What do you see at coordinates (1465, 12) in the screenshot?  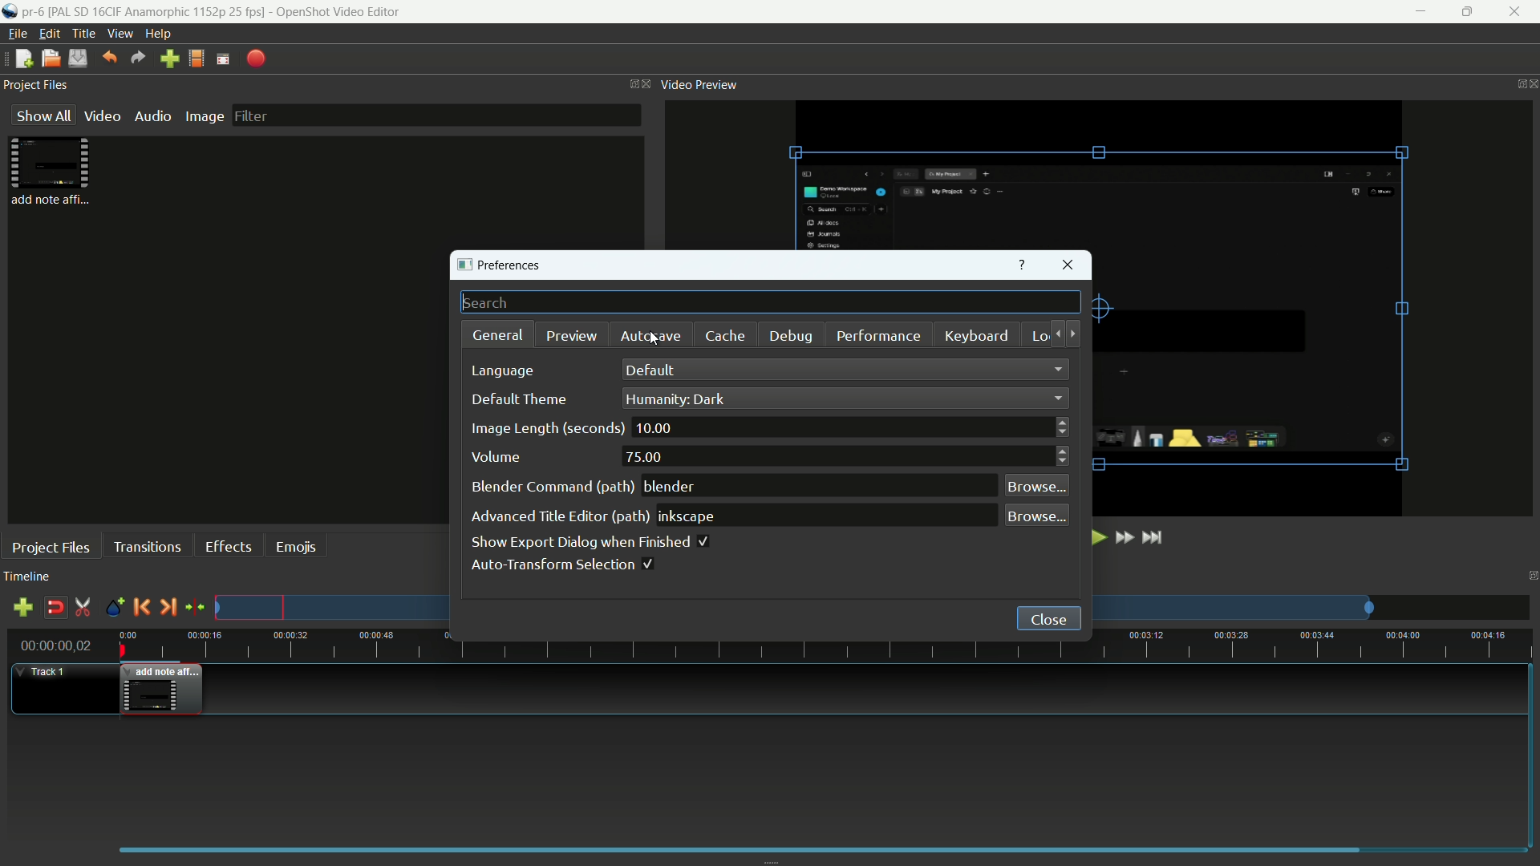 I see `maximize` at bounding box center [1465, 12].